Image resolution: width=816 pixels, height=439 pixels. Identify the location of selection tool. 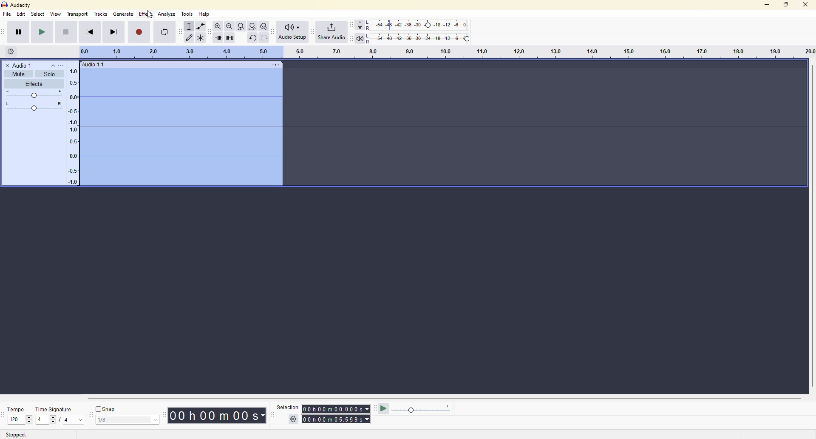
(190, 26).